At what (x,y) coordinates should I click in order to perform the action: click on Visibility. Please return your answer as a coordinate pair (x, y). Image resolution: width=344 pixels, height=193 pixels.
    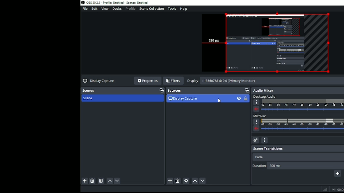
    Looking at the image, I should click on (238, 99).